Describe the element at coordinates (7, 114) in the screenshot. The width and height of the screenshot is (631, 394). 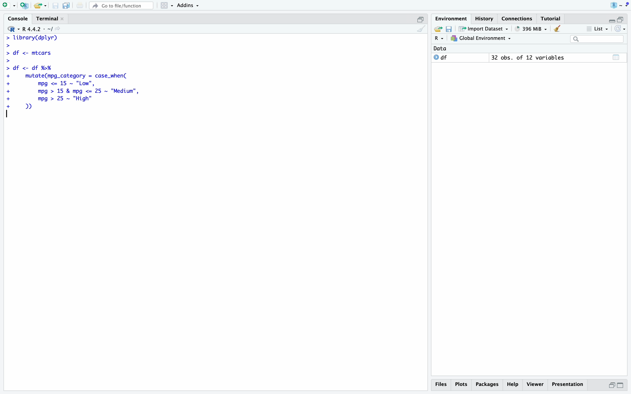
I see `typing indicator ` at that location.